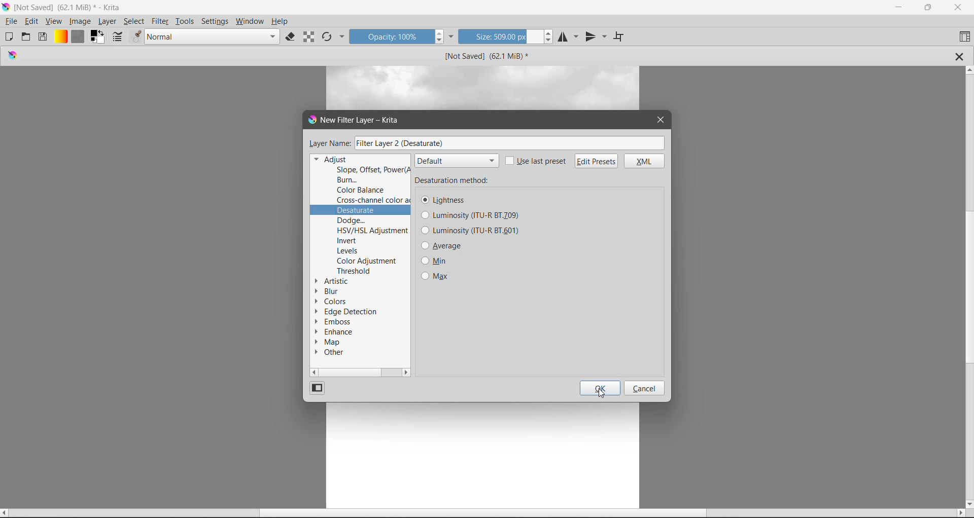 Image resolution: width=974 pixels, height=518 pixels. Describe the element at coordinates (391, 38) in the screenshot. I see `Opacity` at that location.